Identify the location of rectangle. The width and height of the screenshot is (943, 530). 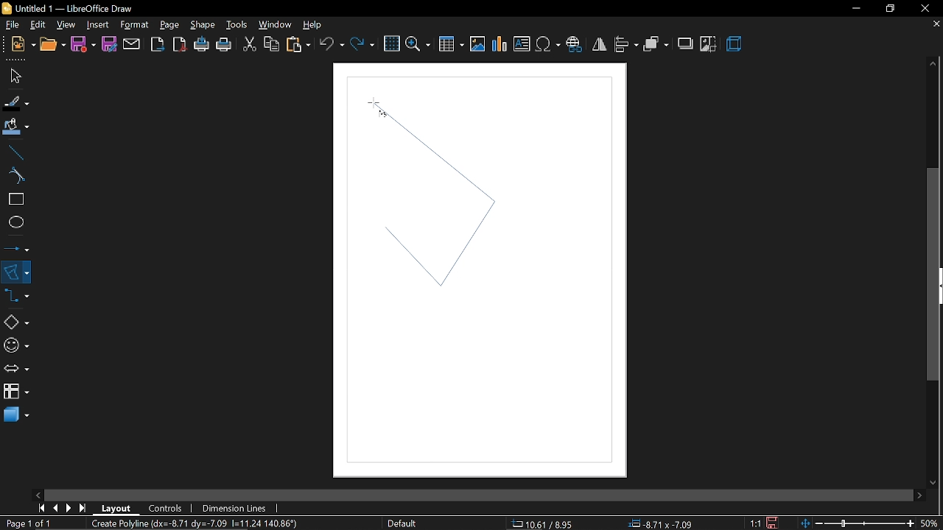
(14, 200).